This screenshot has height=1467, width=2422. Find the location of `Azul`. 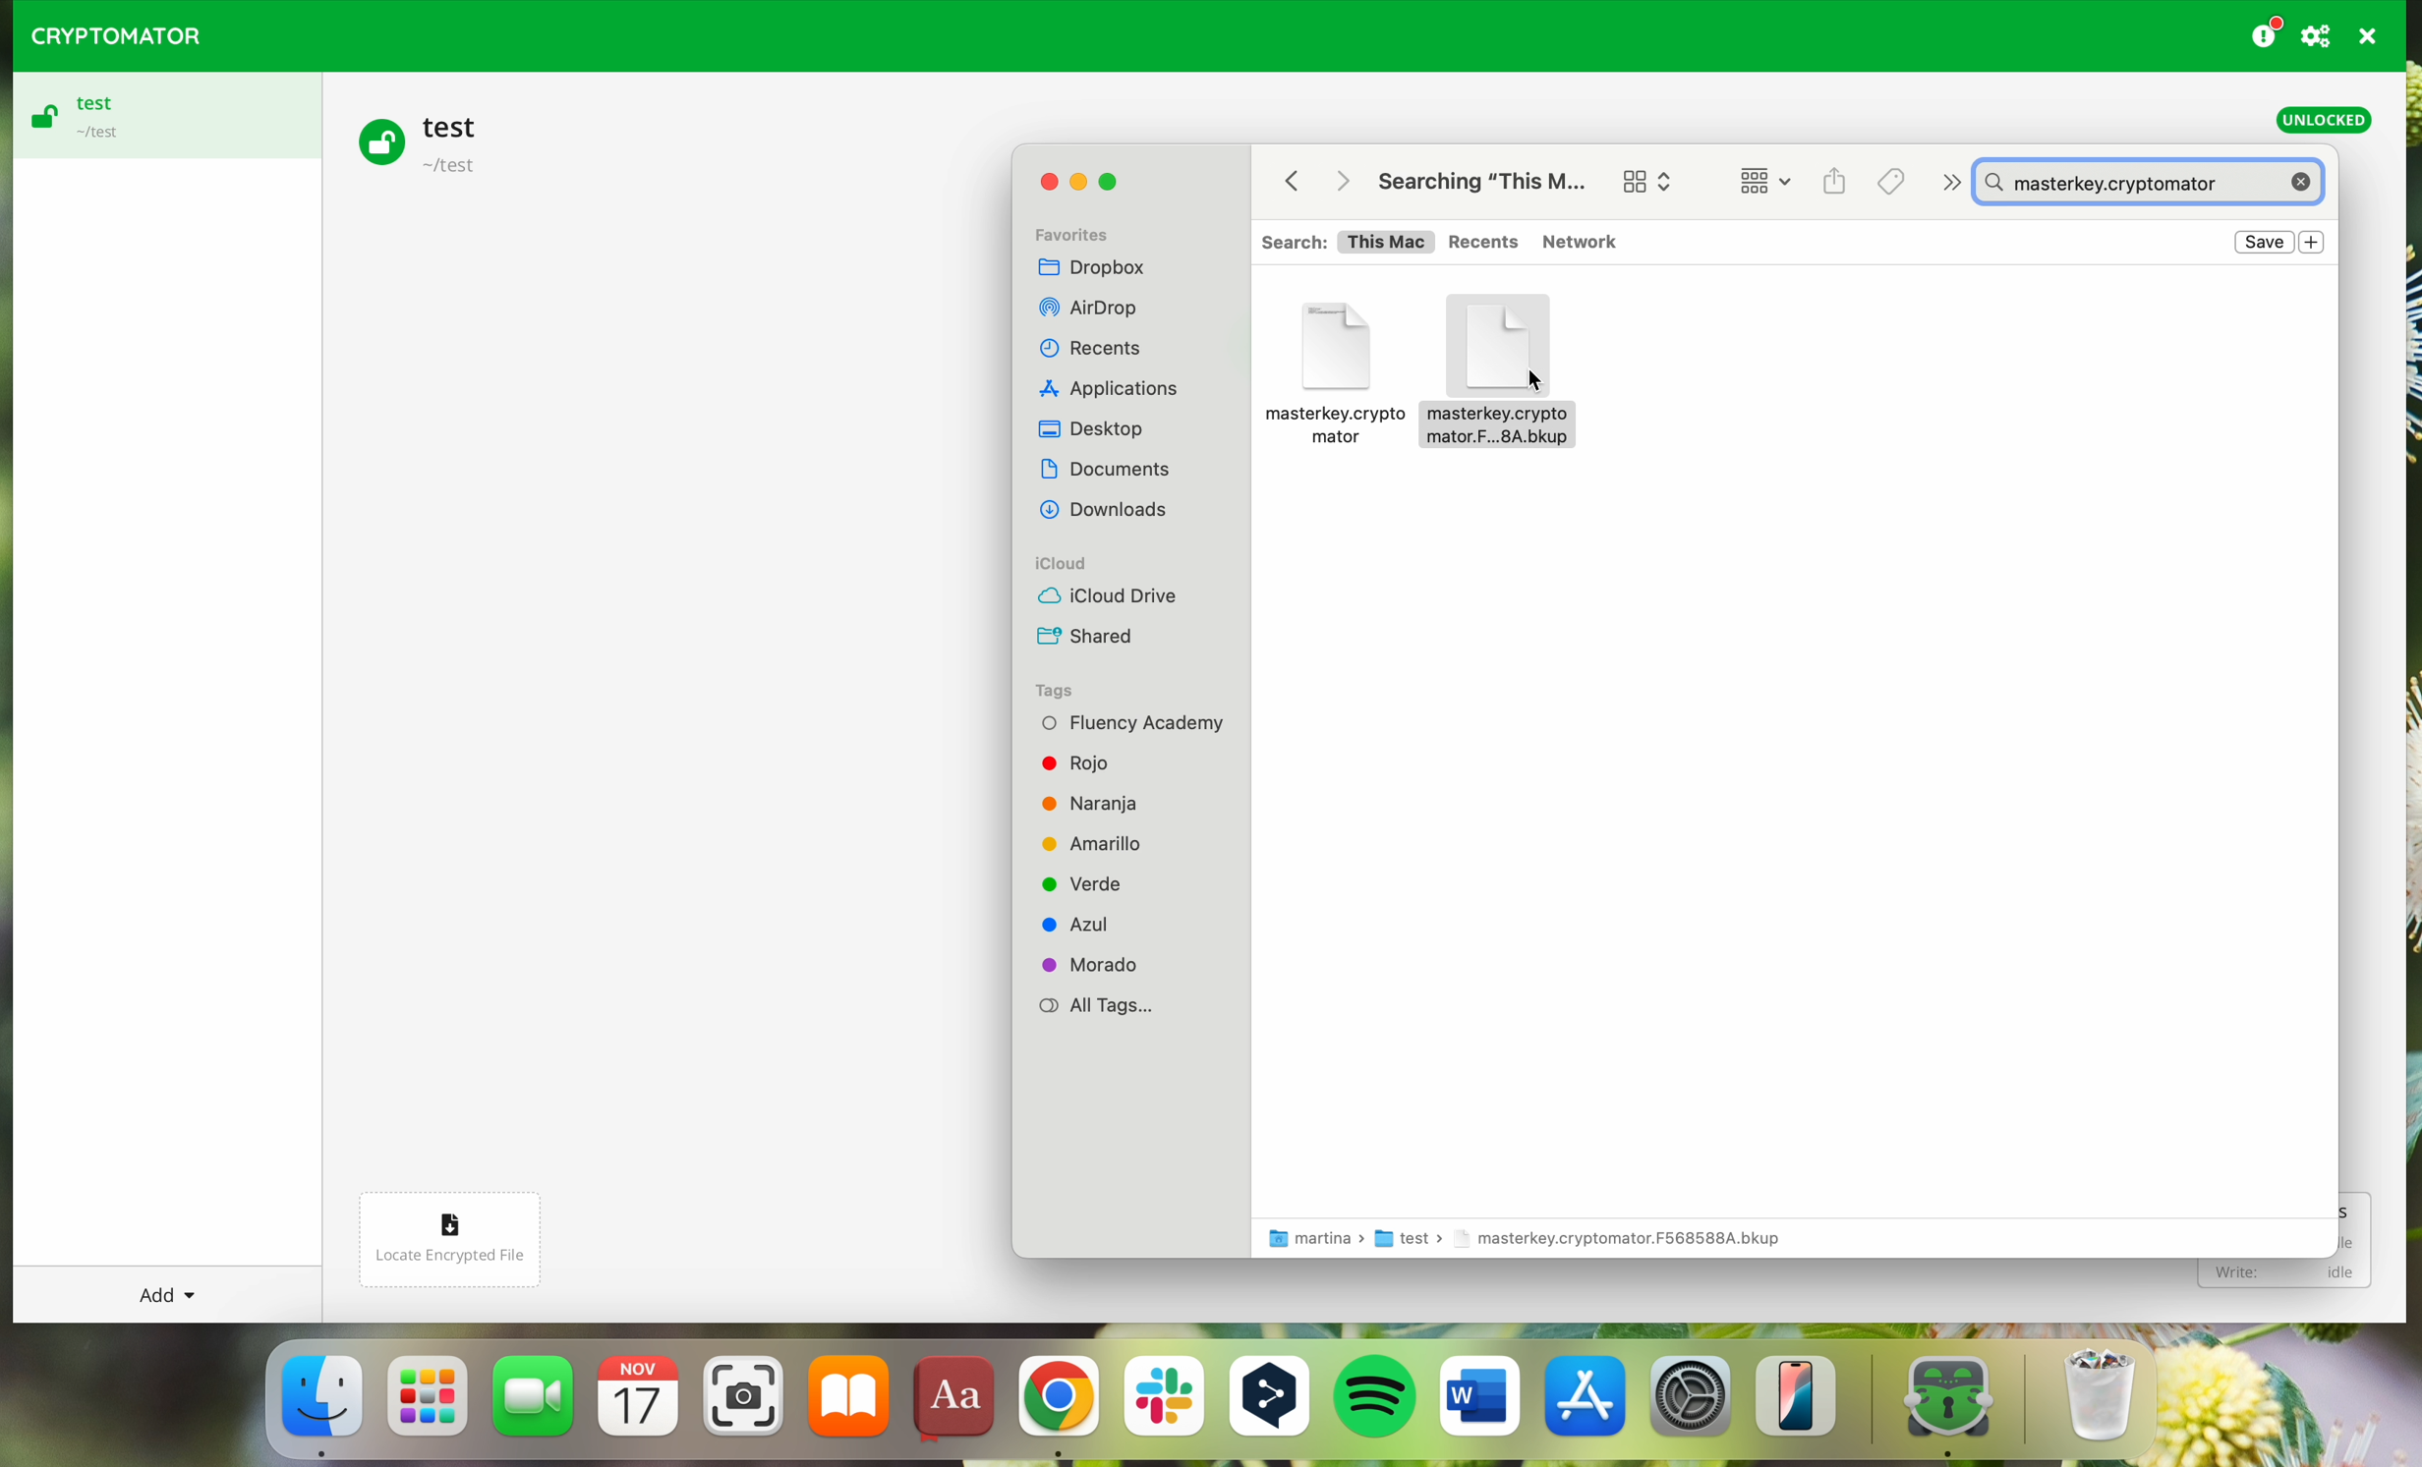

Azul is located at coordinates (1092, 924).